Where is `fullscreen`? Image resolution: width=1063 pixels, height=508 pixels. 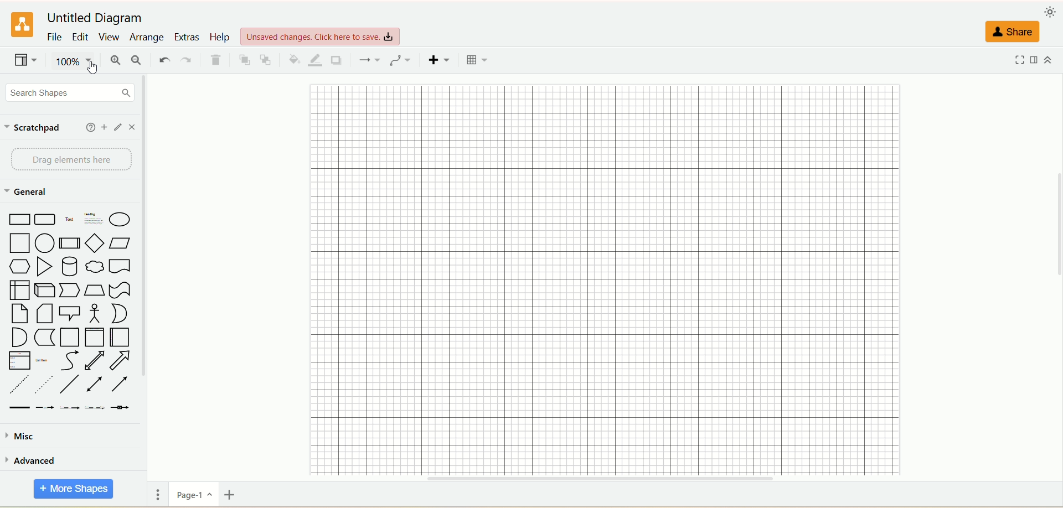 fullscreen is located at coordinates (1021, 60).